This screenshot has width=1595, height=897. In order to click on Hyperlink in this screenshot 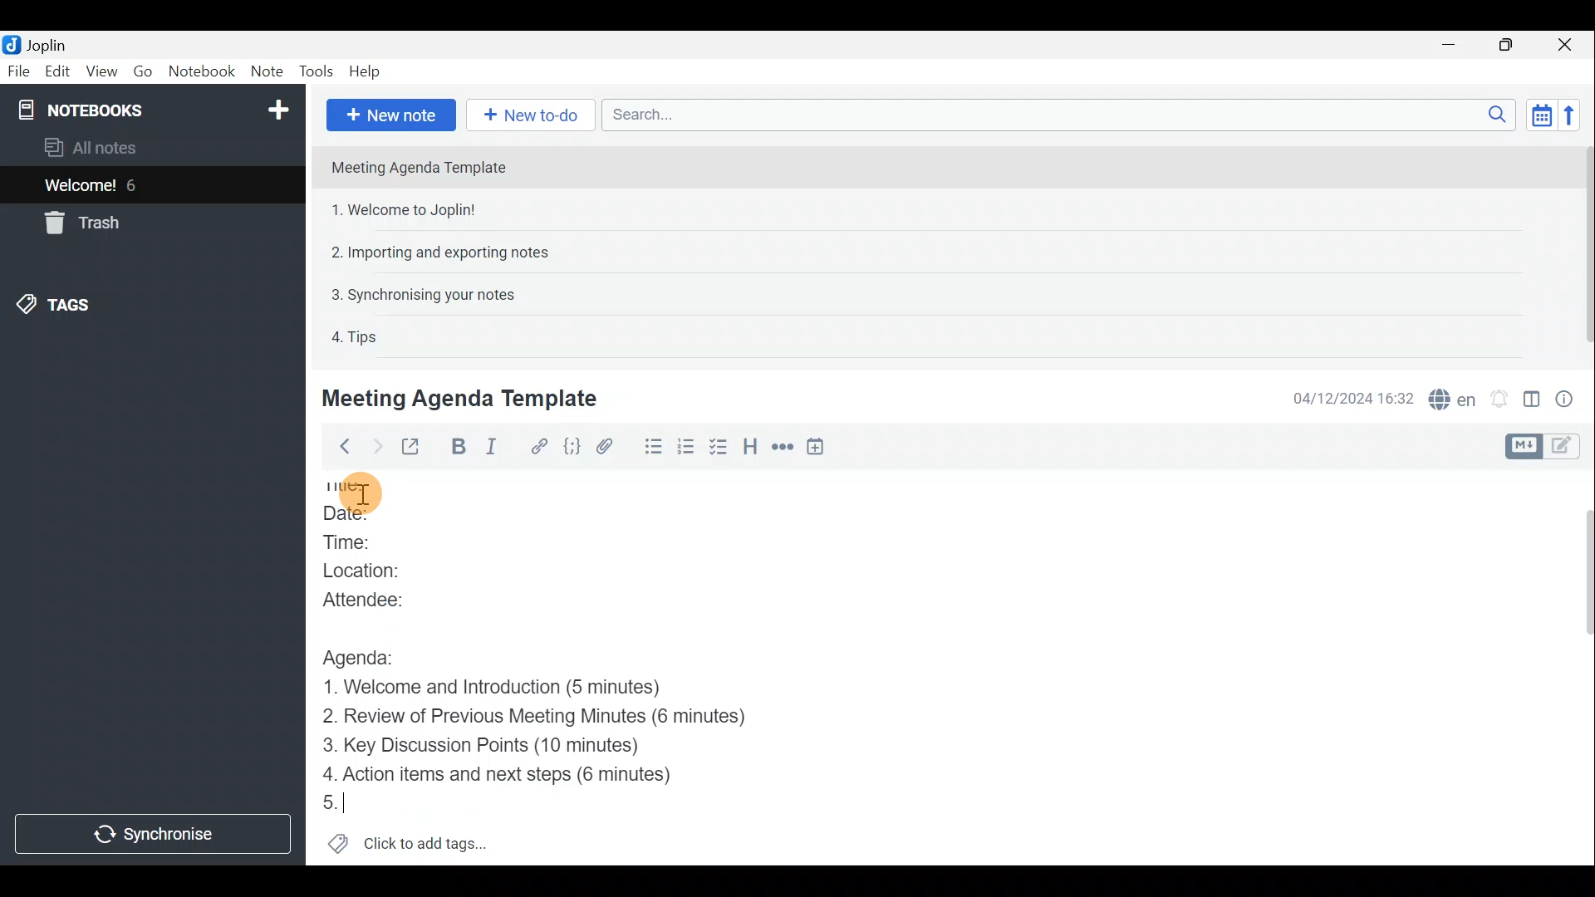, I will do `click(541, 446)`.